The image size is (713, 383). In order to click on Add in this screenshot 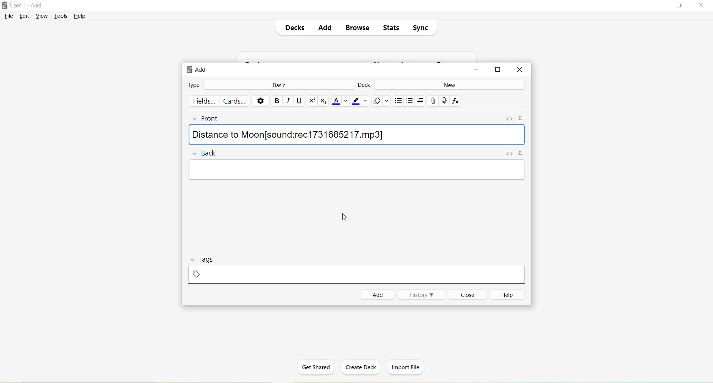, I will do `click(378, 295)`.